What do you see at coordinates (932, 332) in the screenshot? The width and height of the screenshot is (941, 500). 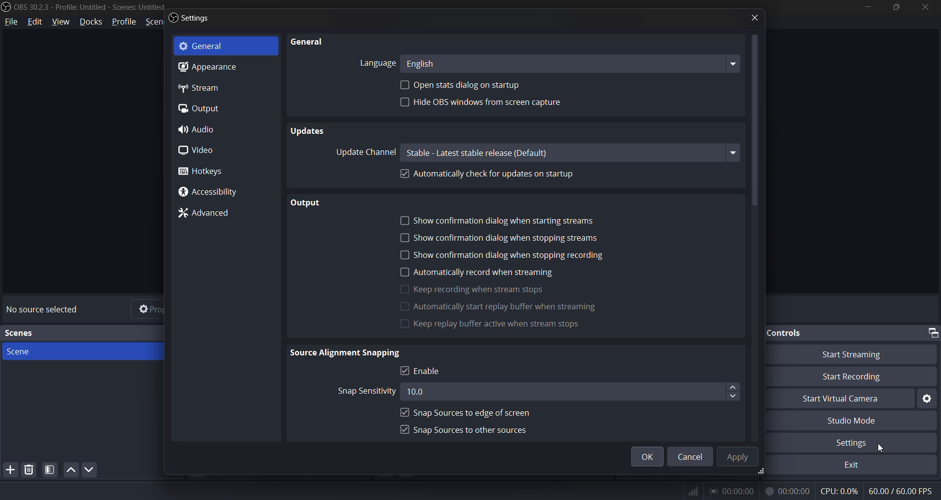 I see `float window` at bounding box center [932, 332].